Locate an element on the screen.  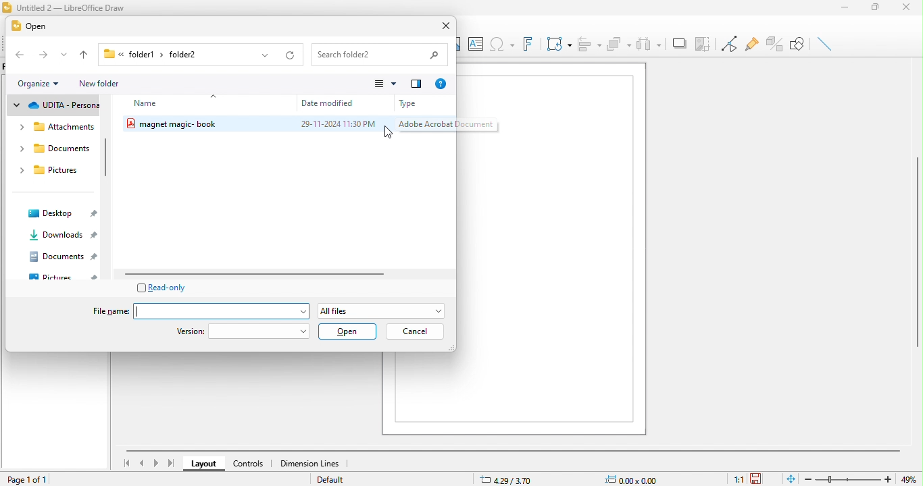
open is located at coordinates (348, 331).